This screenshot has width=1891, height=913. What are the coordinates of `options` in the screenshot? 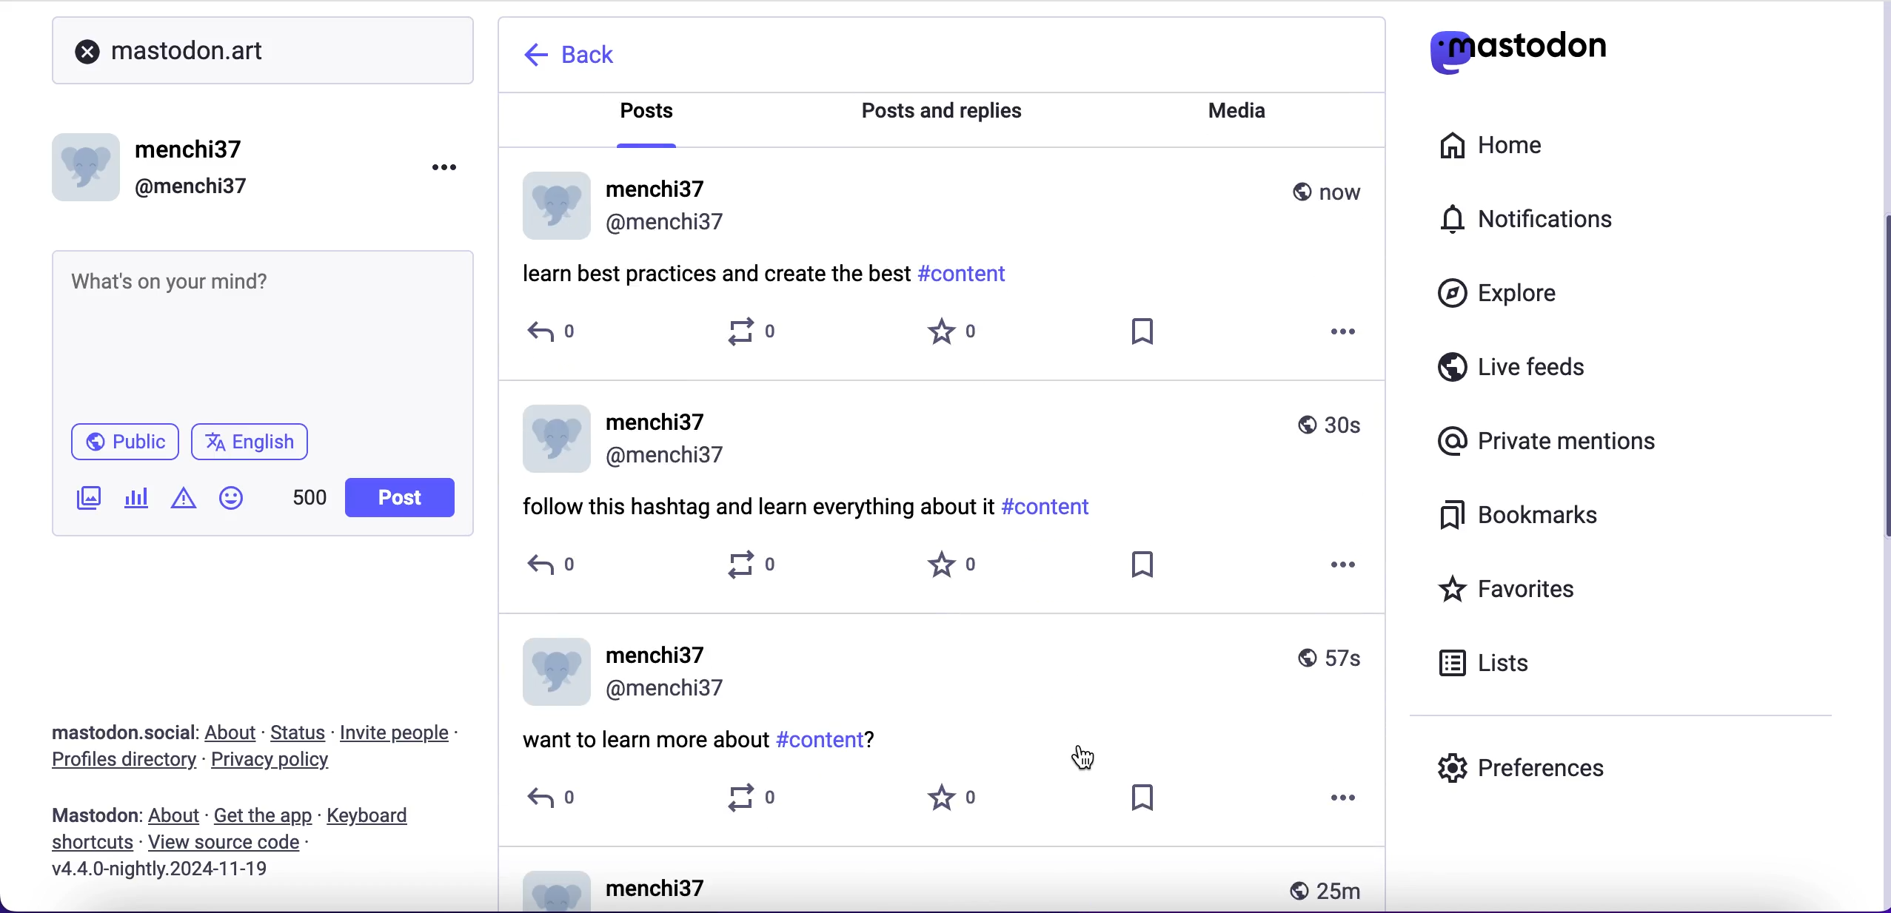 It's located at (1346, 335).